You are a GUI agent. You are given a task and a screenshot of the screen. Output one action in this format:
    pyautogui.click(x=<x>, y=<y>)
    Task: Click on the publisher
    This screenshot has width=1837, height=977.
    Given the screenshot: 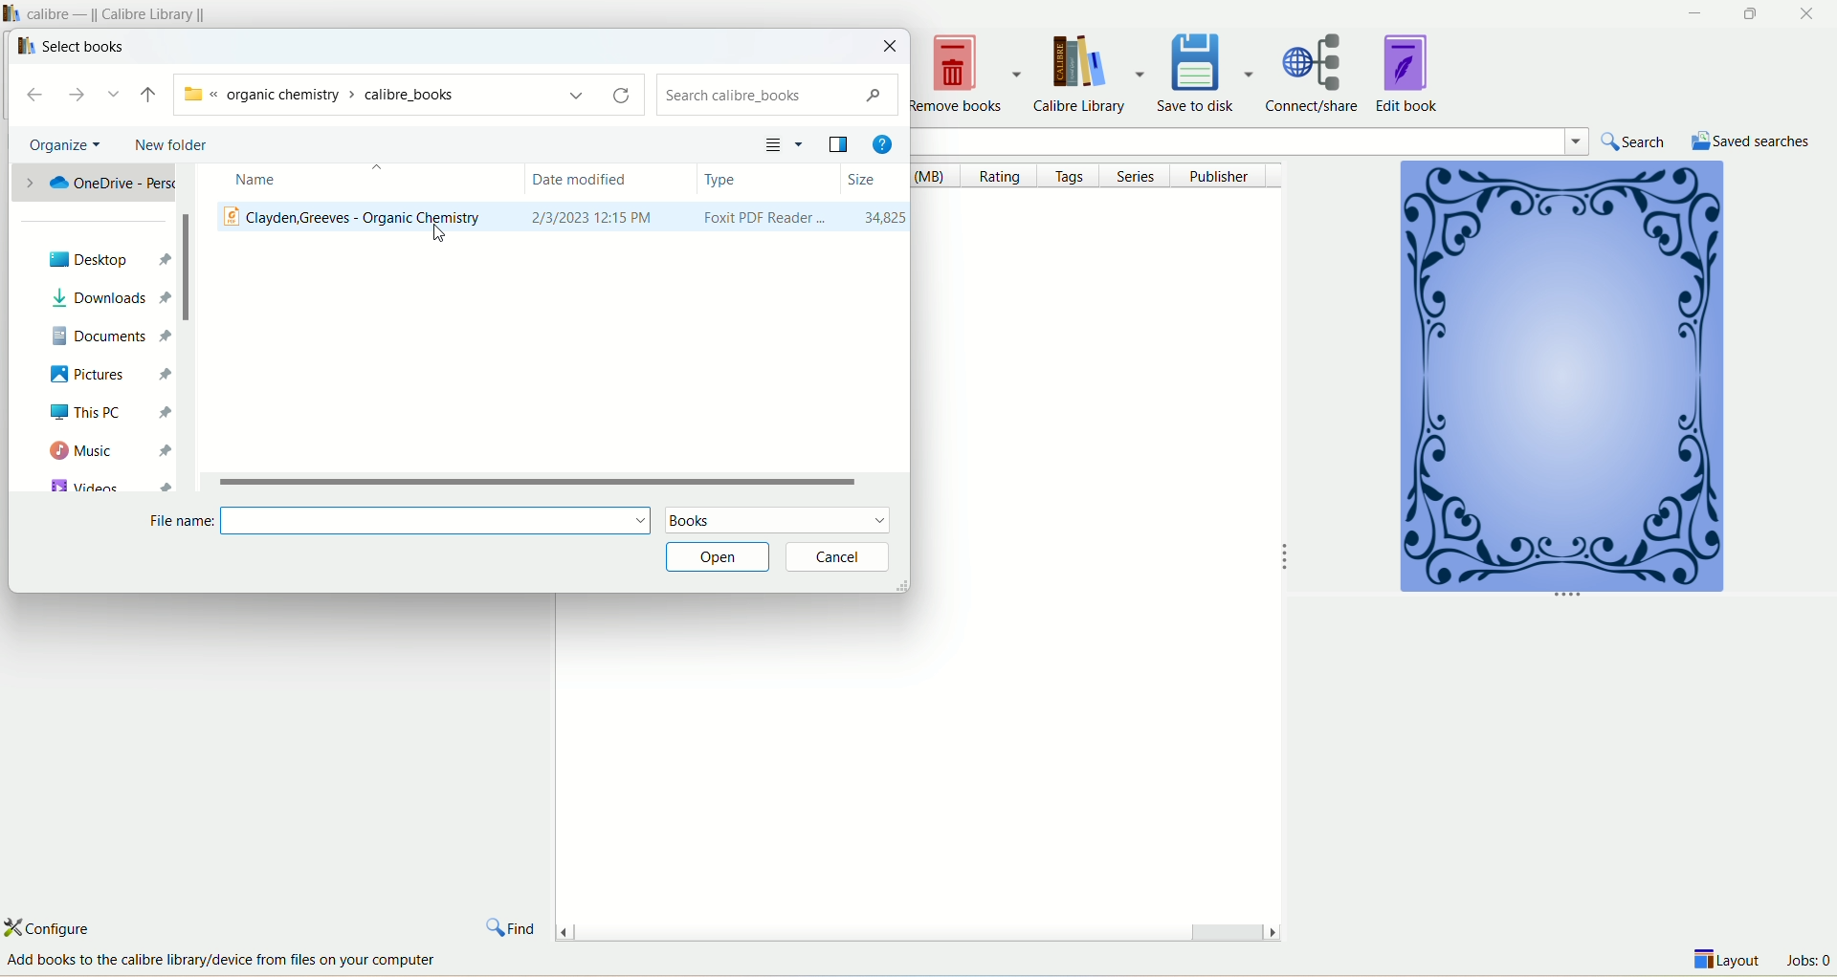 What is the action you would take?
    pyautogui.click(x=1225, y=175)
    